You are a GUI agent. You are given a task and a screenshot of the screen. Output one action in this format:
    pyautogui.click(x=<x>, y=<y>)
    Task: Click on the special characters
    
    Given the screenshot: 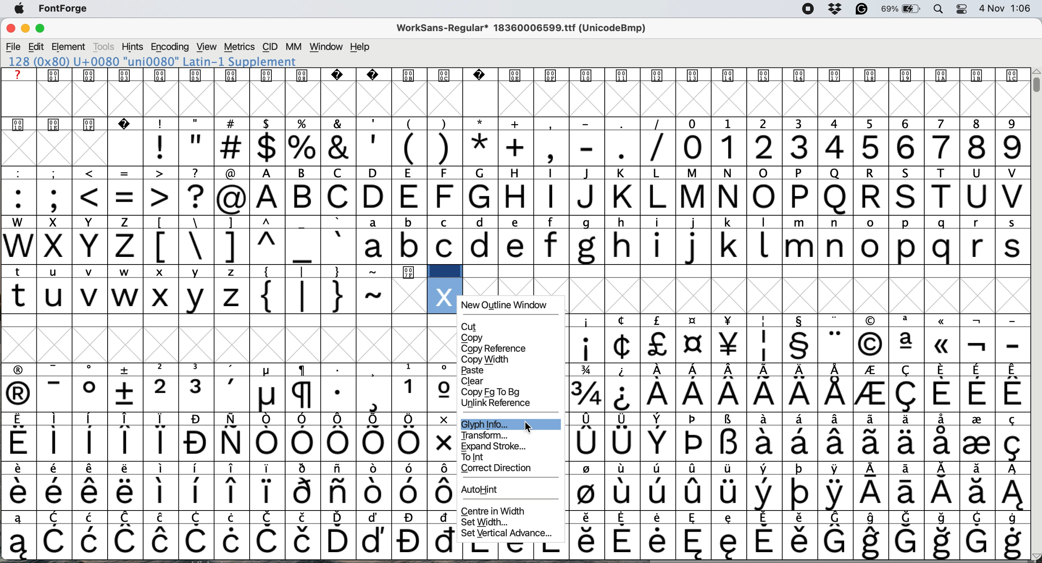 What is the action you would take?
    pyautogui.click(x=125, y=197)
    